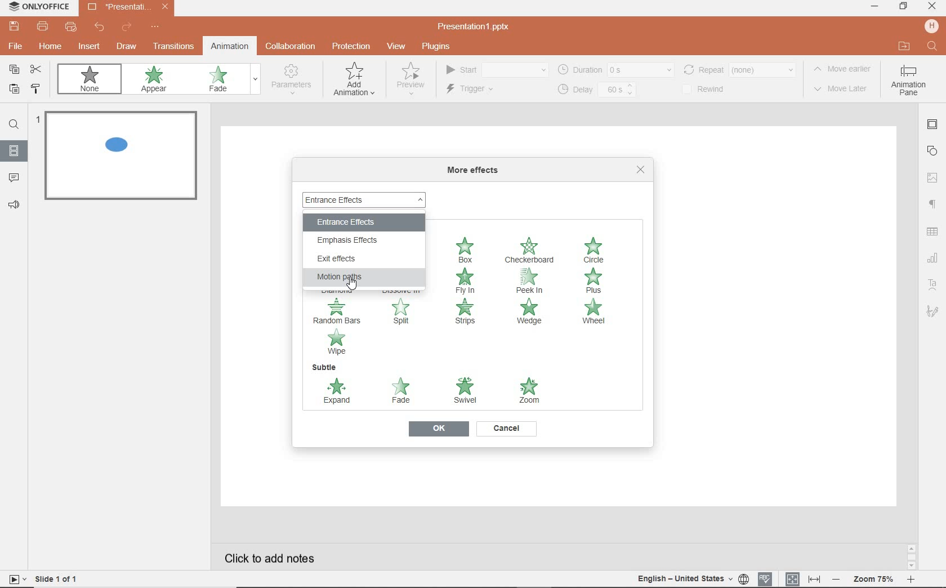 This screenshot has height=588, width=946. Describe the element at coordinates (100, 29) in the screenshot. I see `undo` at that location.